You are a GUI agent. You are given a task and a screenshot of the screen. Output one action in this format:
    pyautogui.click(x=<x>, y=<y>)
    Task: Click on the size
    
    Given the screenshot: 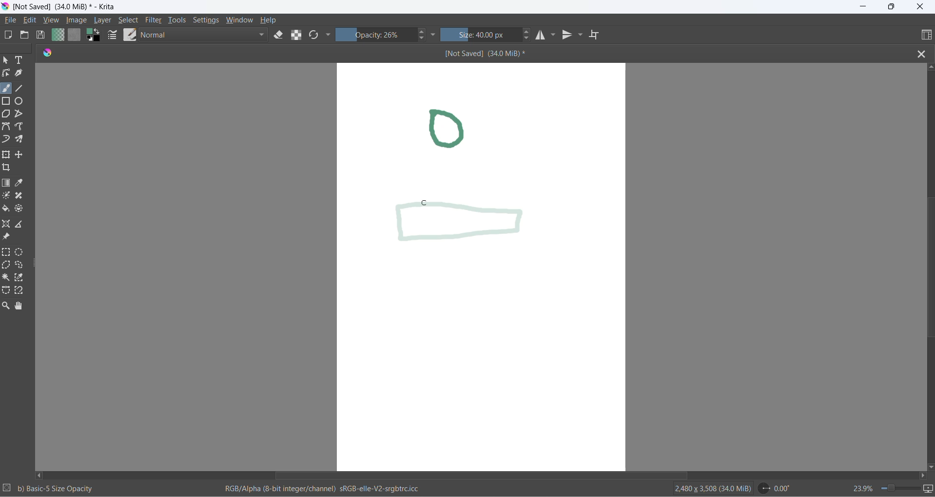 What is the action you would take?
    pyautogui.click(x=483, y=35)
    